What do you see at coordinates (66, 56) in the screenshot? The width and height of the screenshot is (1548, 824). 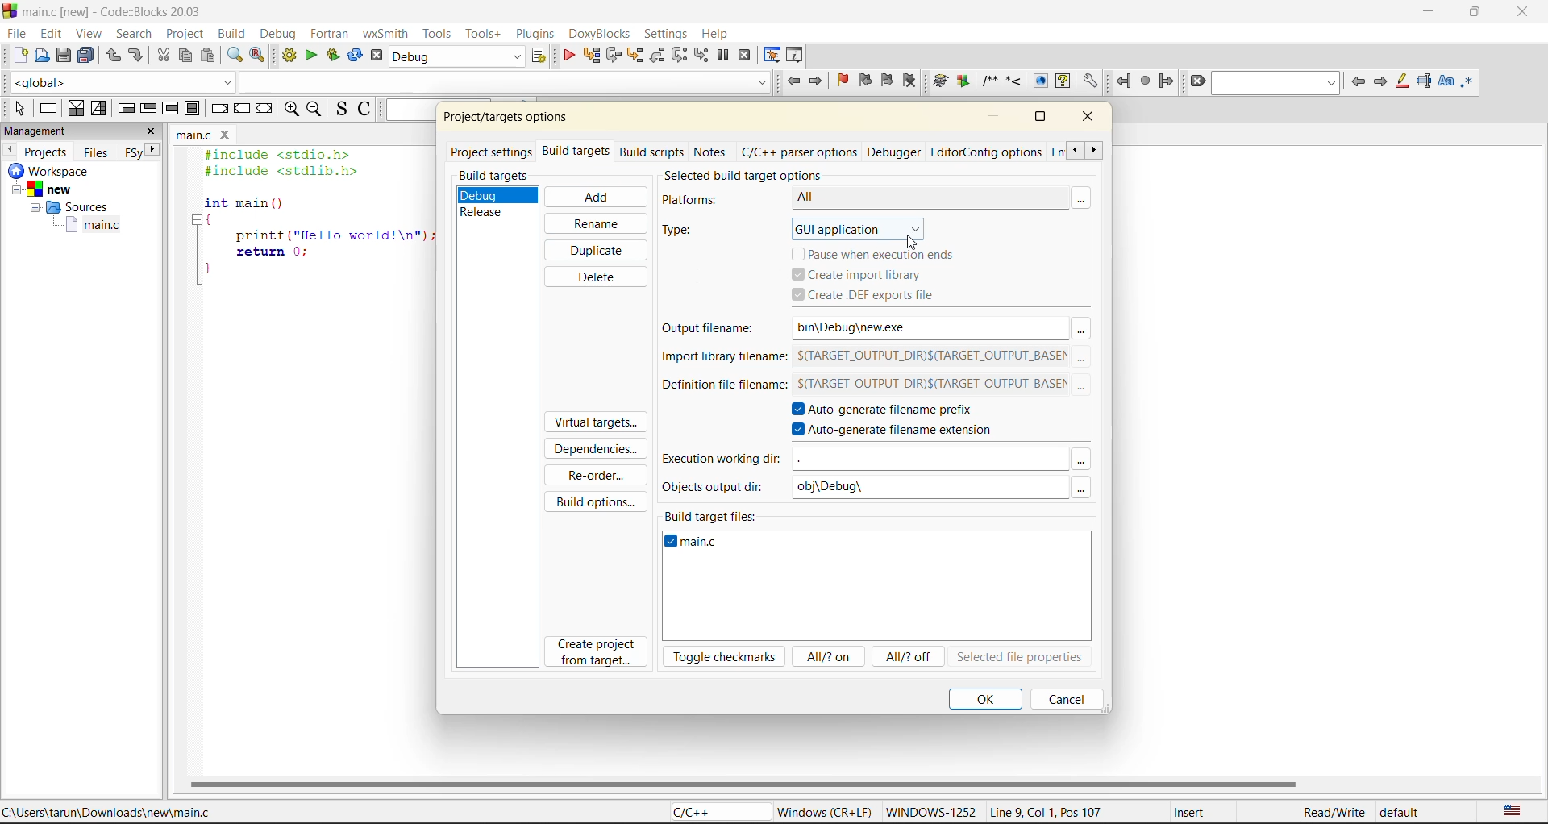 I see `save` at bounding box center [66, 56].